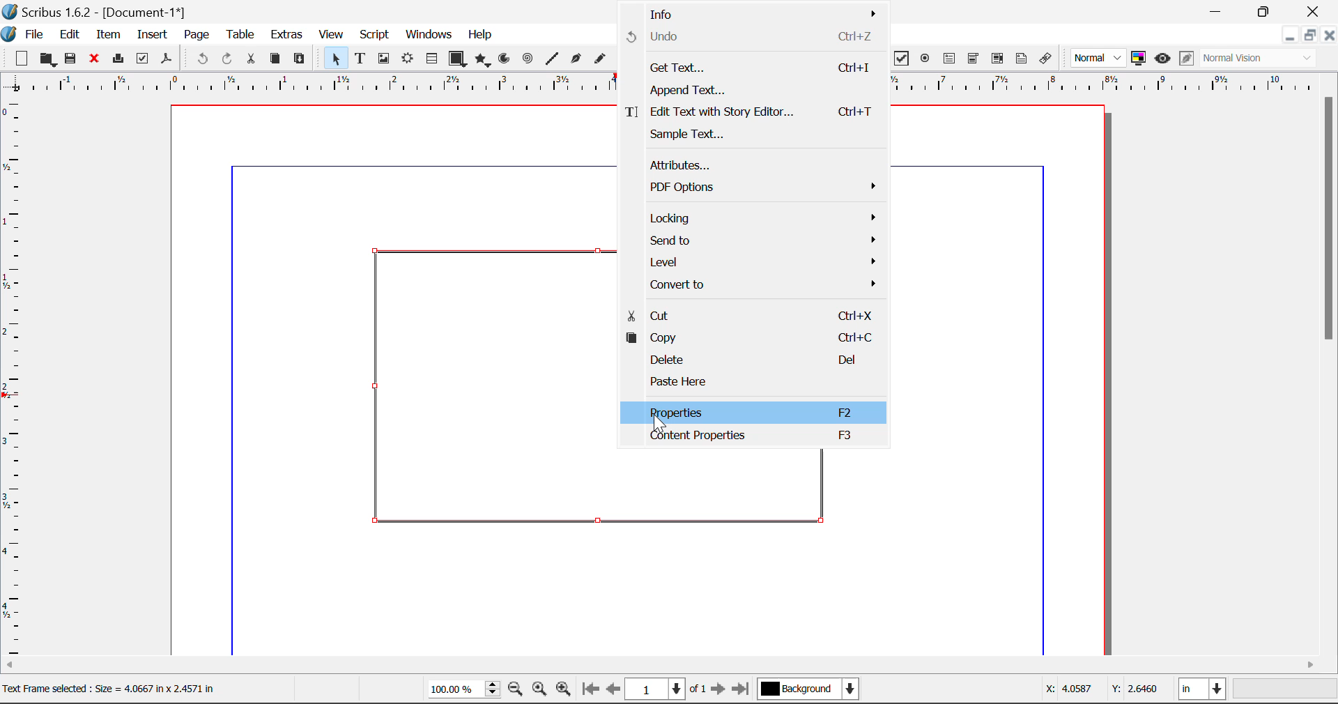 This screenshot has width=1338, height=704. Describe the element at coordinates (95, 59) in the screenshot. I see `Discard` at that location.